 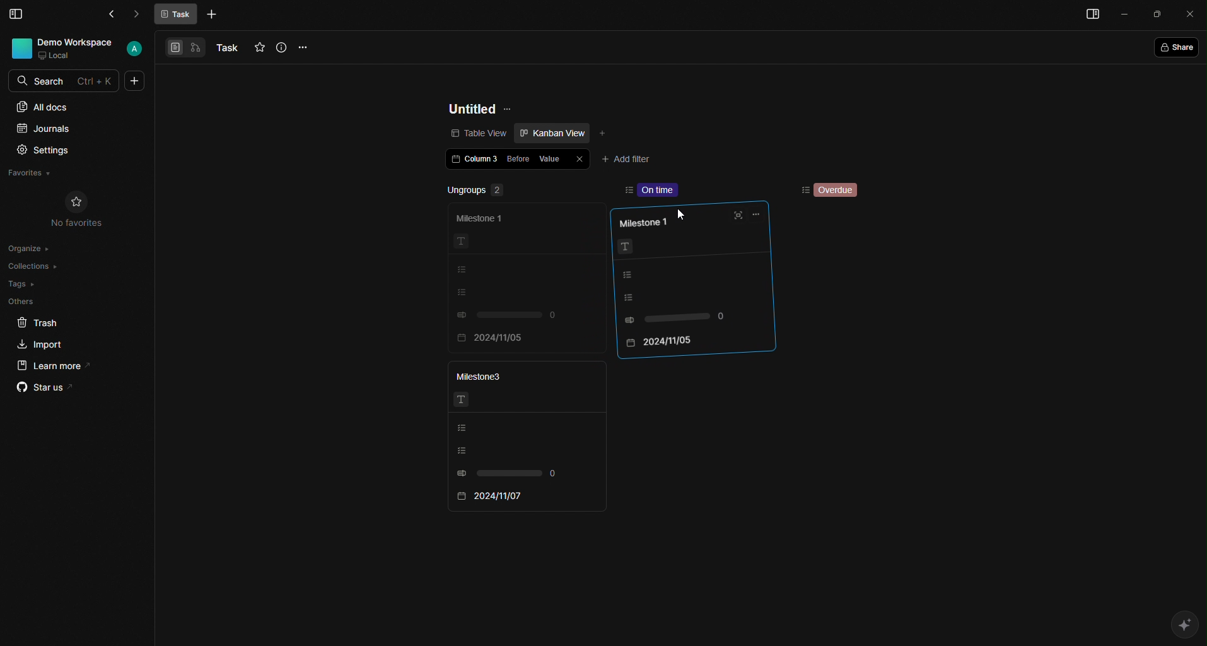 I want to click on Kanban view, so click(x=551, y=132).